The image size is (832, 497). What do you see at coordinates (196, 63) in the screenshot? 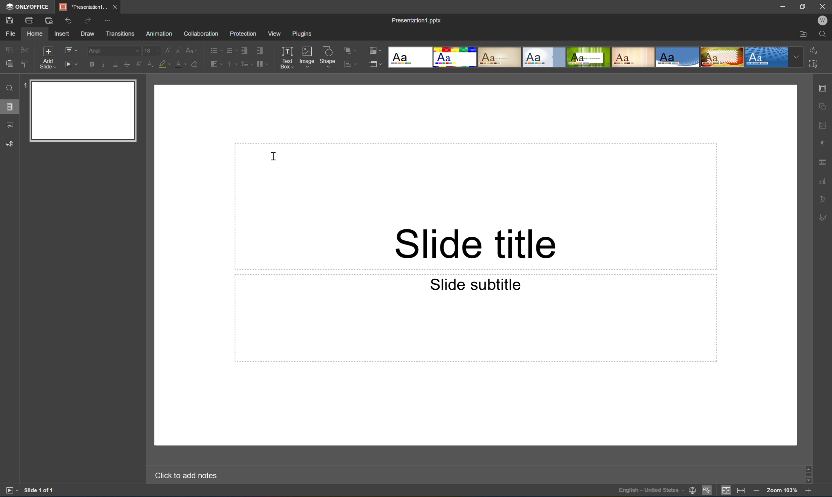
I see `Clear style` at bounding box center [196, 63].